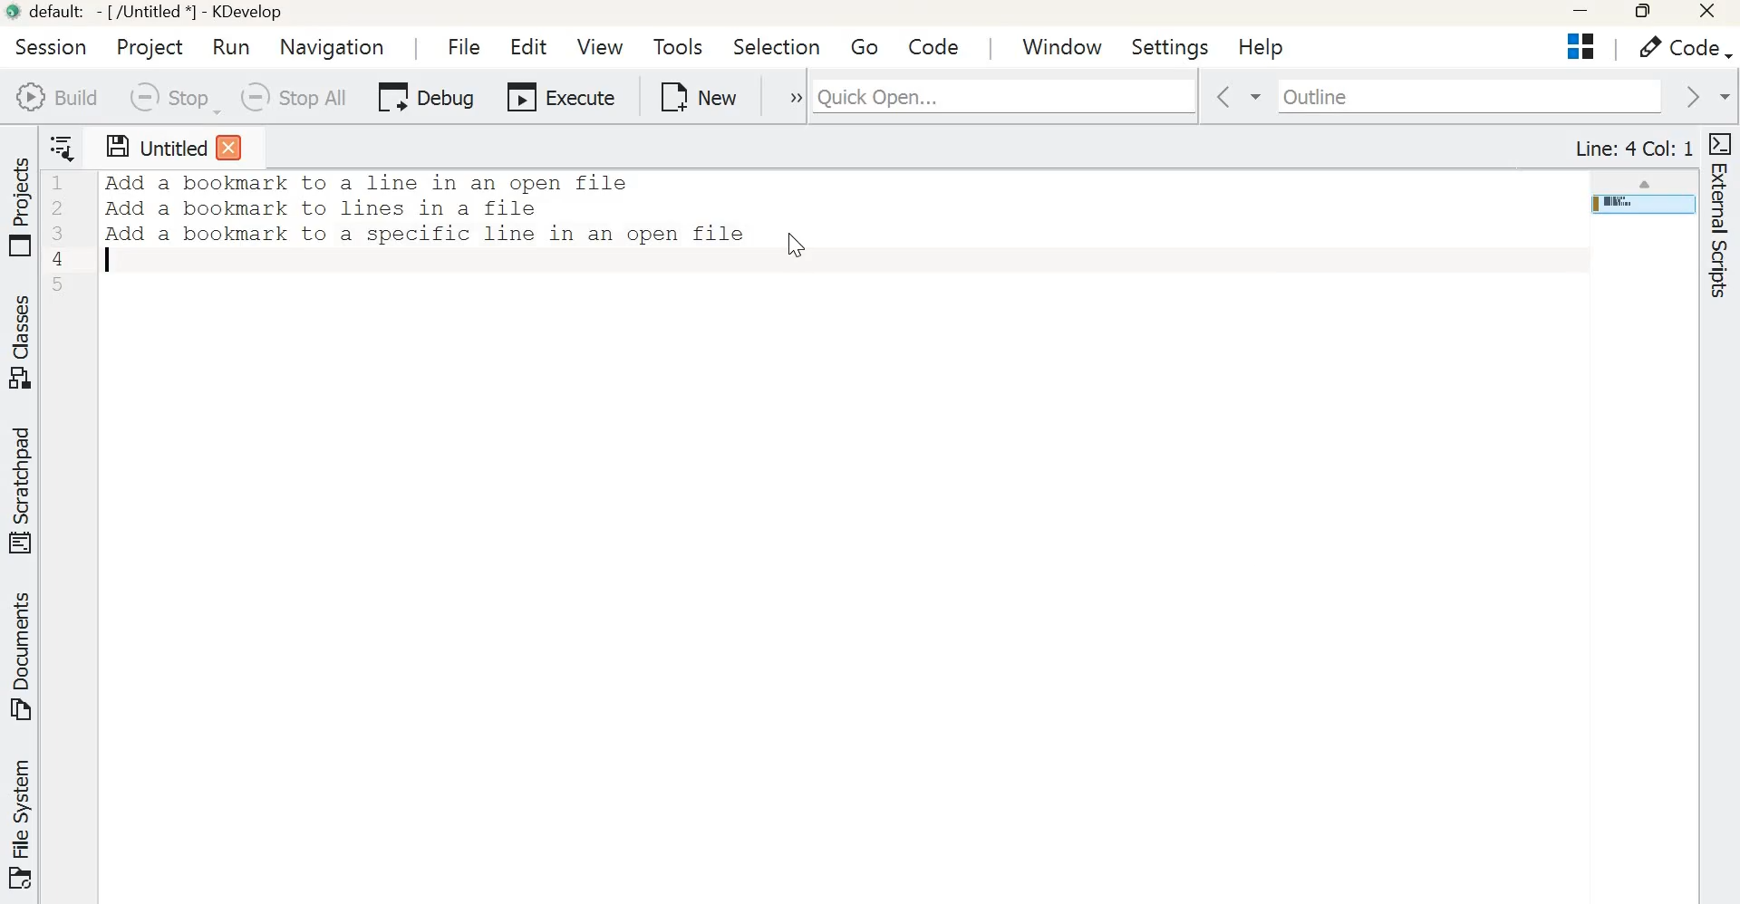 The width and height of the screenshot is (1740, 904). What do you see at coordinates (1170, 45) in the screenshot?
I see `Settings` at bounding box center [1170, 45].